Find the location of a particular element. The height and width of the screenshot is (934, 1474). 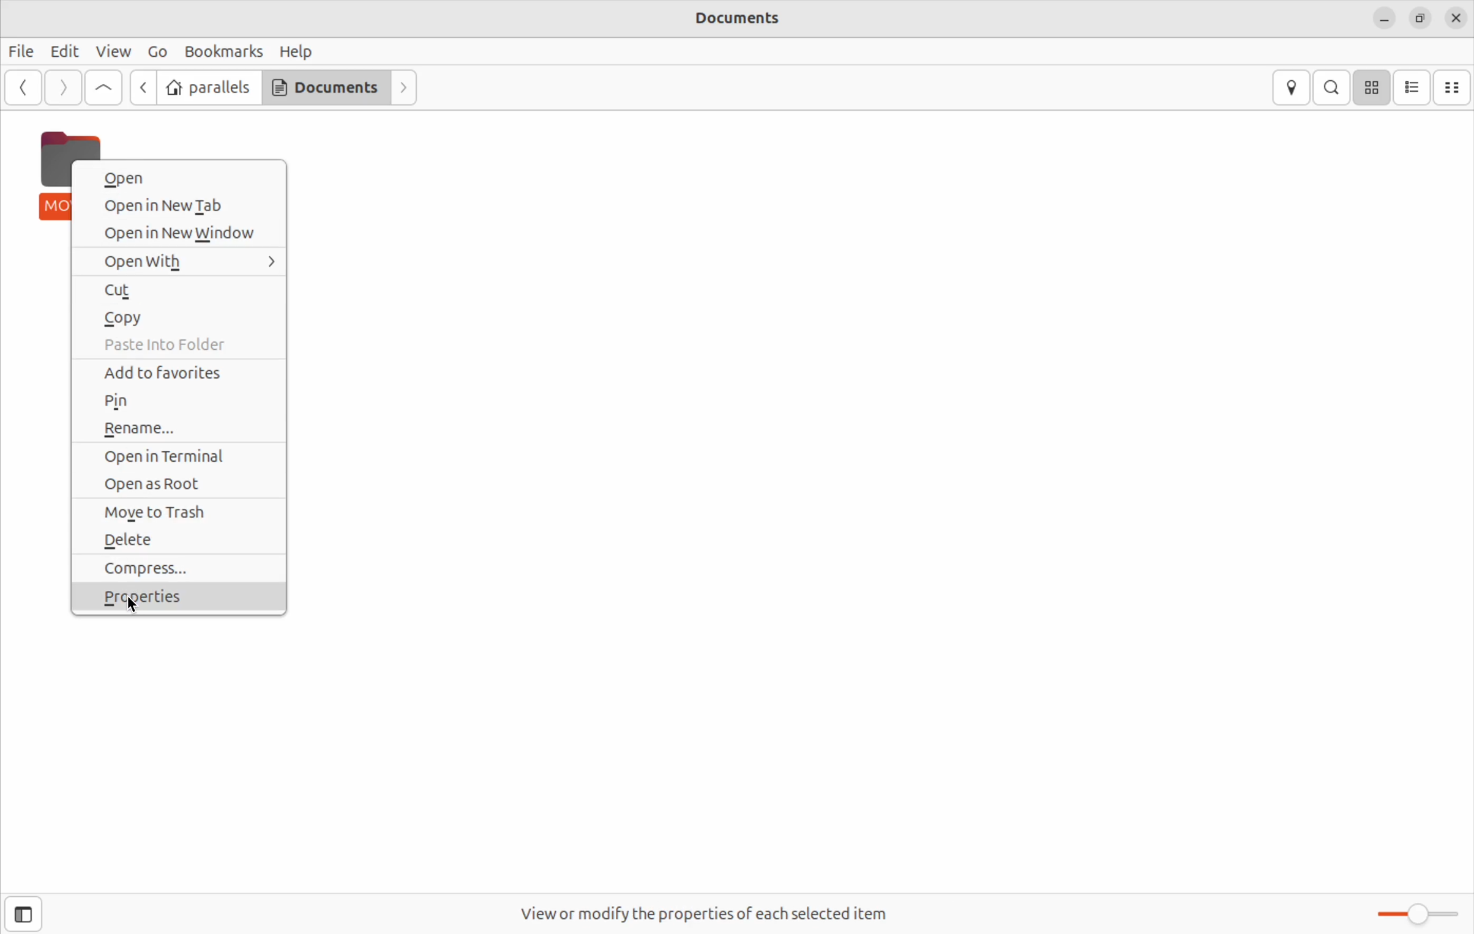

rename is located at coordinates (177, 428).